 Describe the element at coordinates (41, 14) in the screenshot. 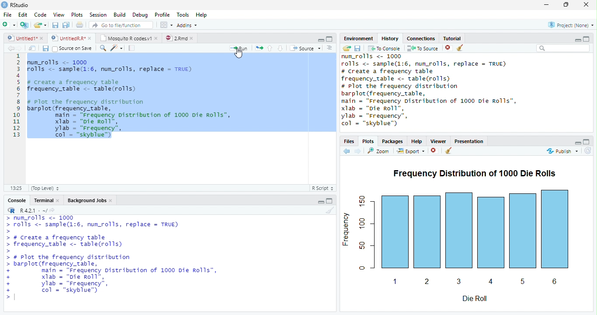

I see `Code` at that location.